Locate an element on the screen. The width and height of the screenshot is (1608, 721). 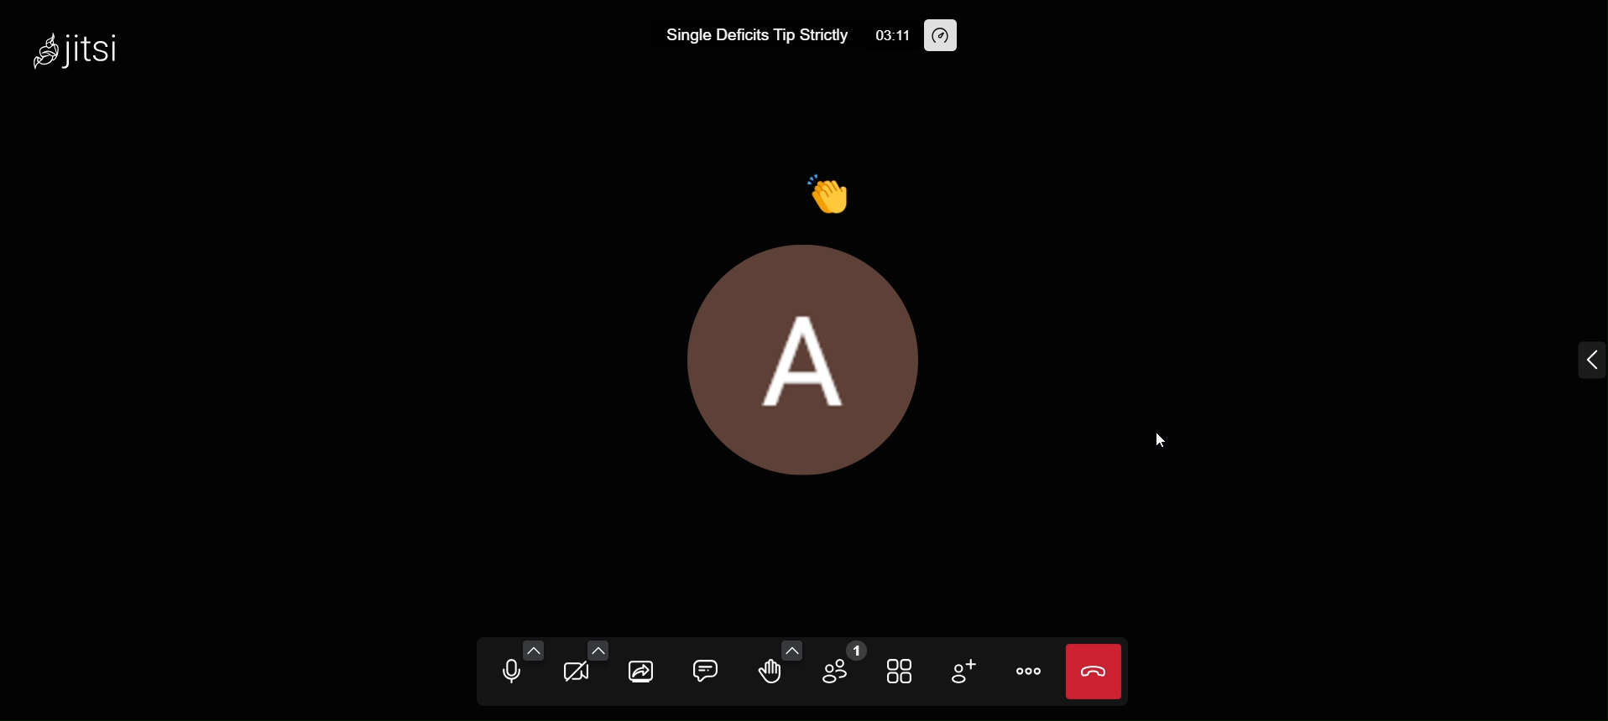
Clap Reaction is located at coordinates (834, 188).